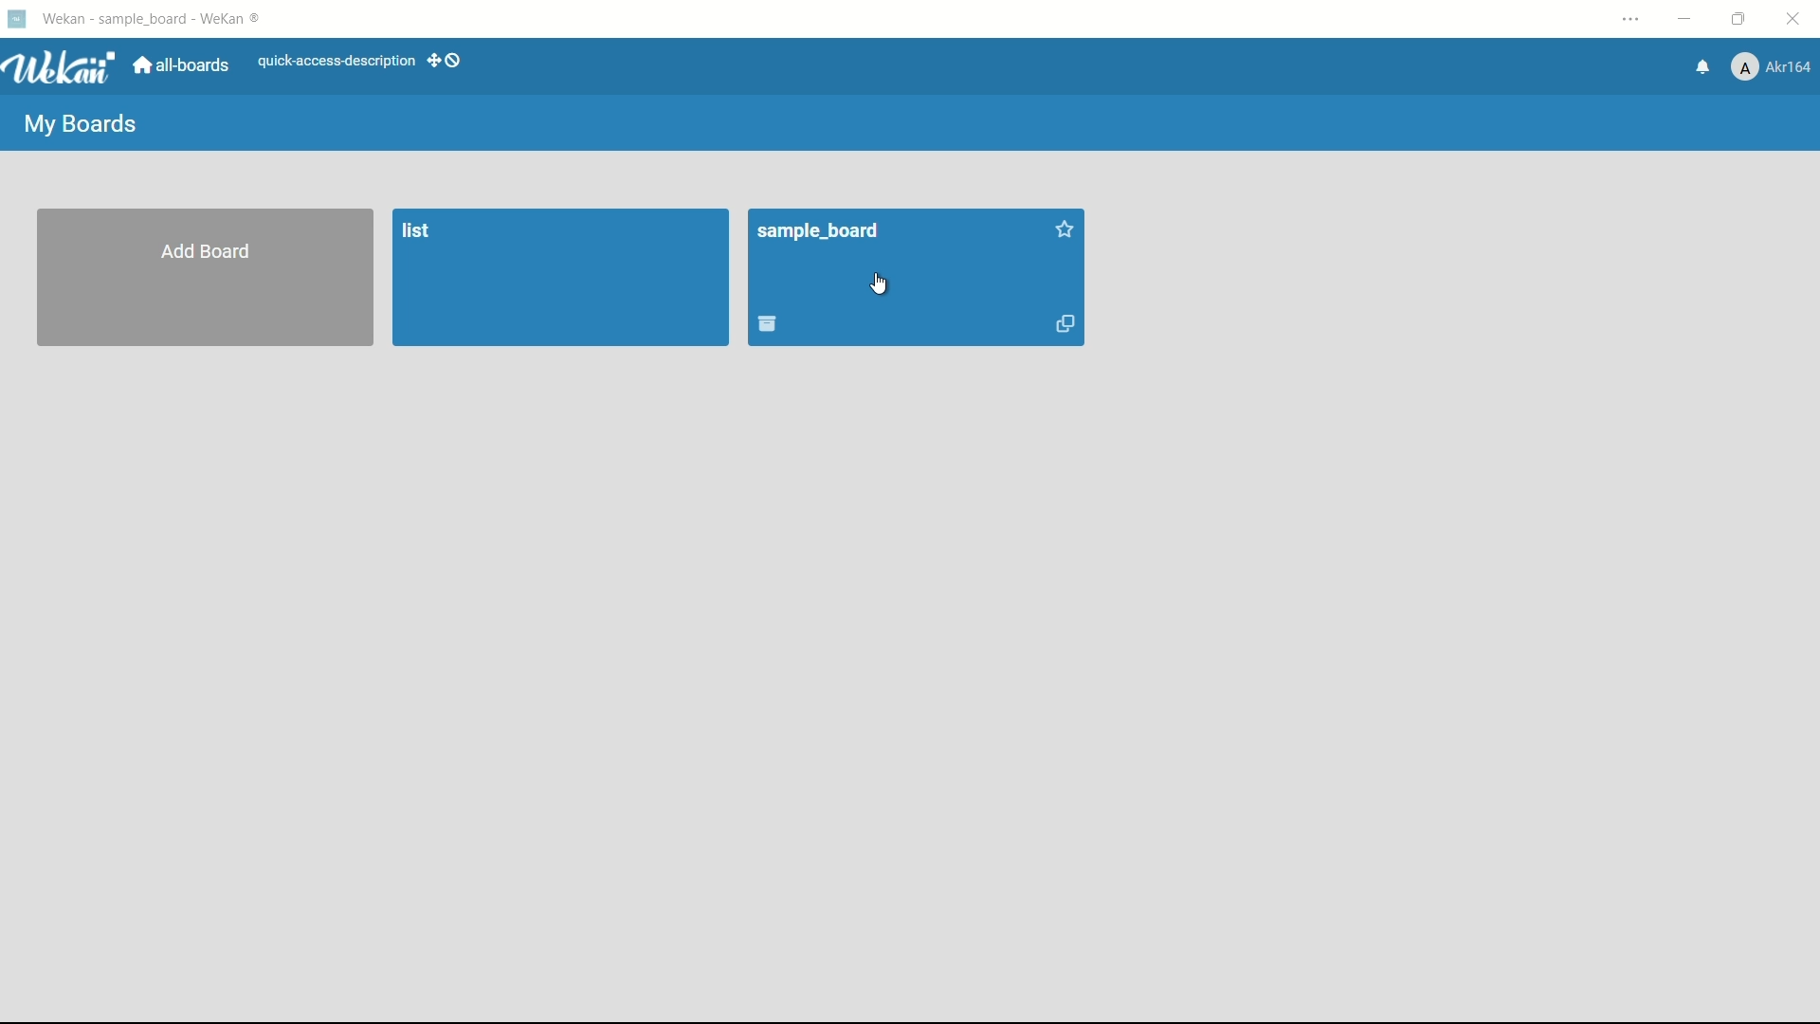  I want to click on quick-access-description, so click(333, 60).